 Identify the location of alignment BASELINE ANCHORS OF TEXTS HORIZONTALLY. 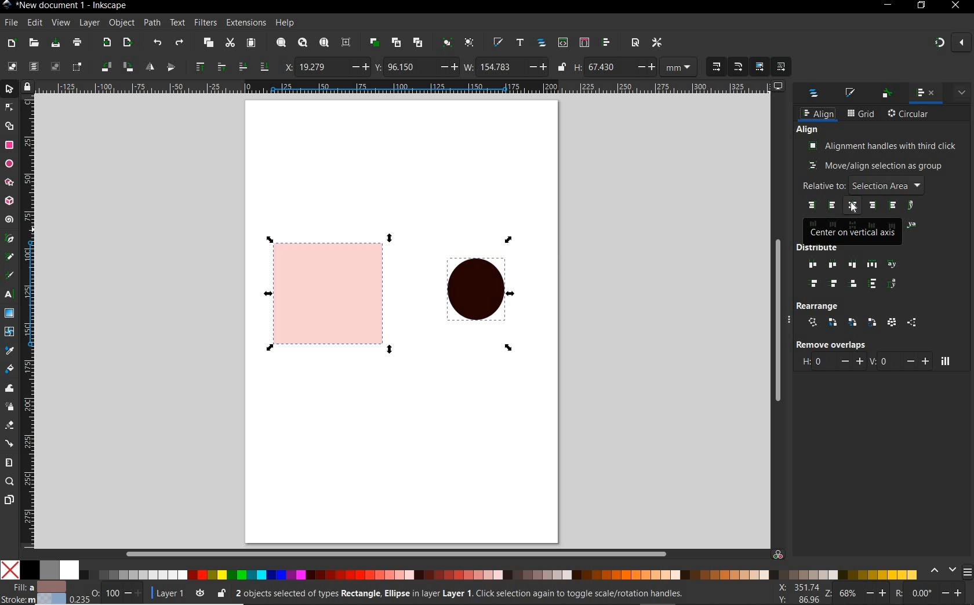
(913, 206).